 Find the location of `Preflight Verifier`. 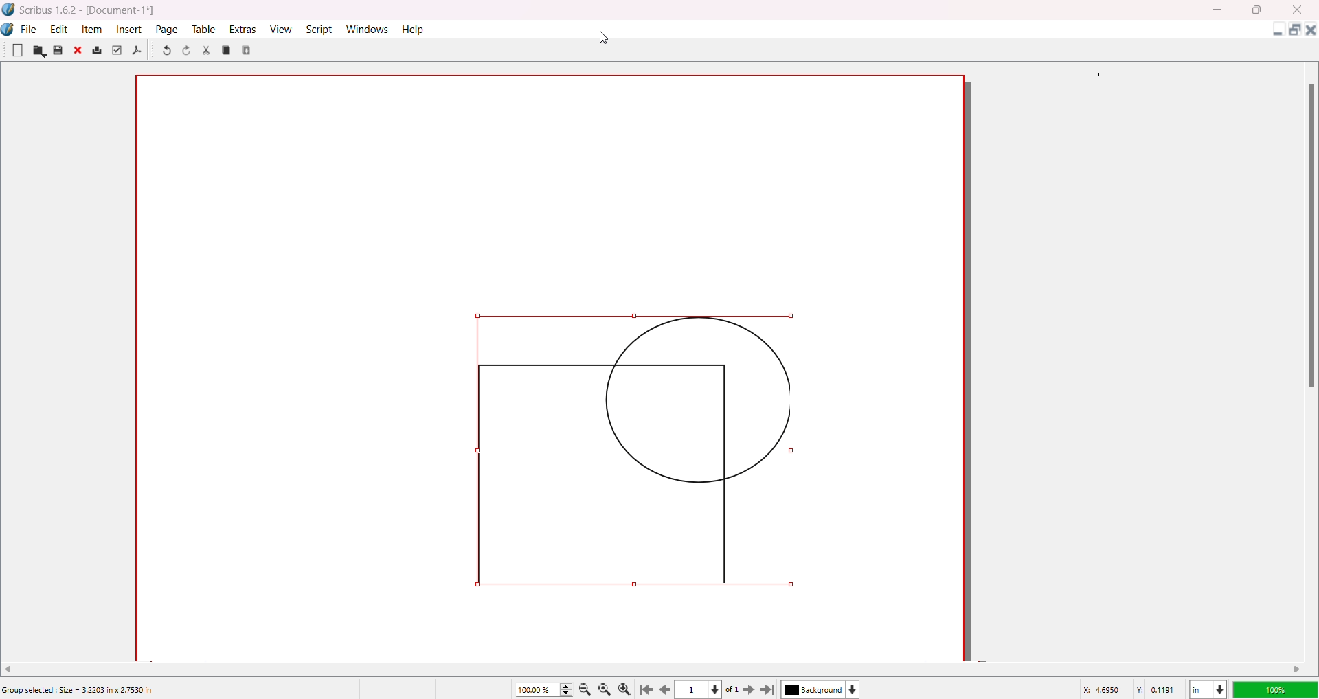

Preflight Verifier is located at coordinates (116, 50).